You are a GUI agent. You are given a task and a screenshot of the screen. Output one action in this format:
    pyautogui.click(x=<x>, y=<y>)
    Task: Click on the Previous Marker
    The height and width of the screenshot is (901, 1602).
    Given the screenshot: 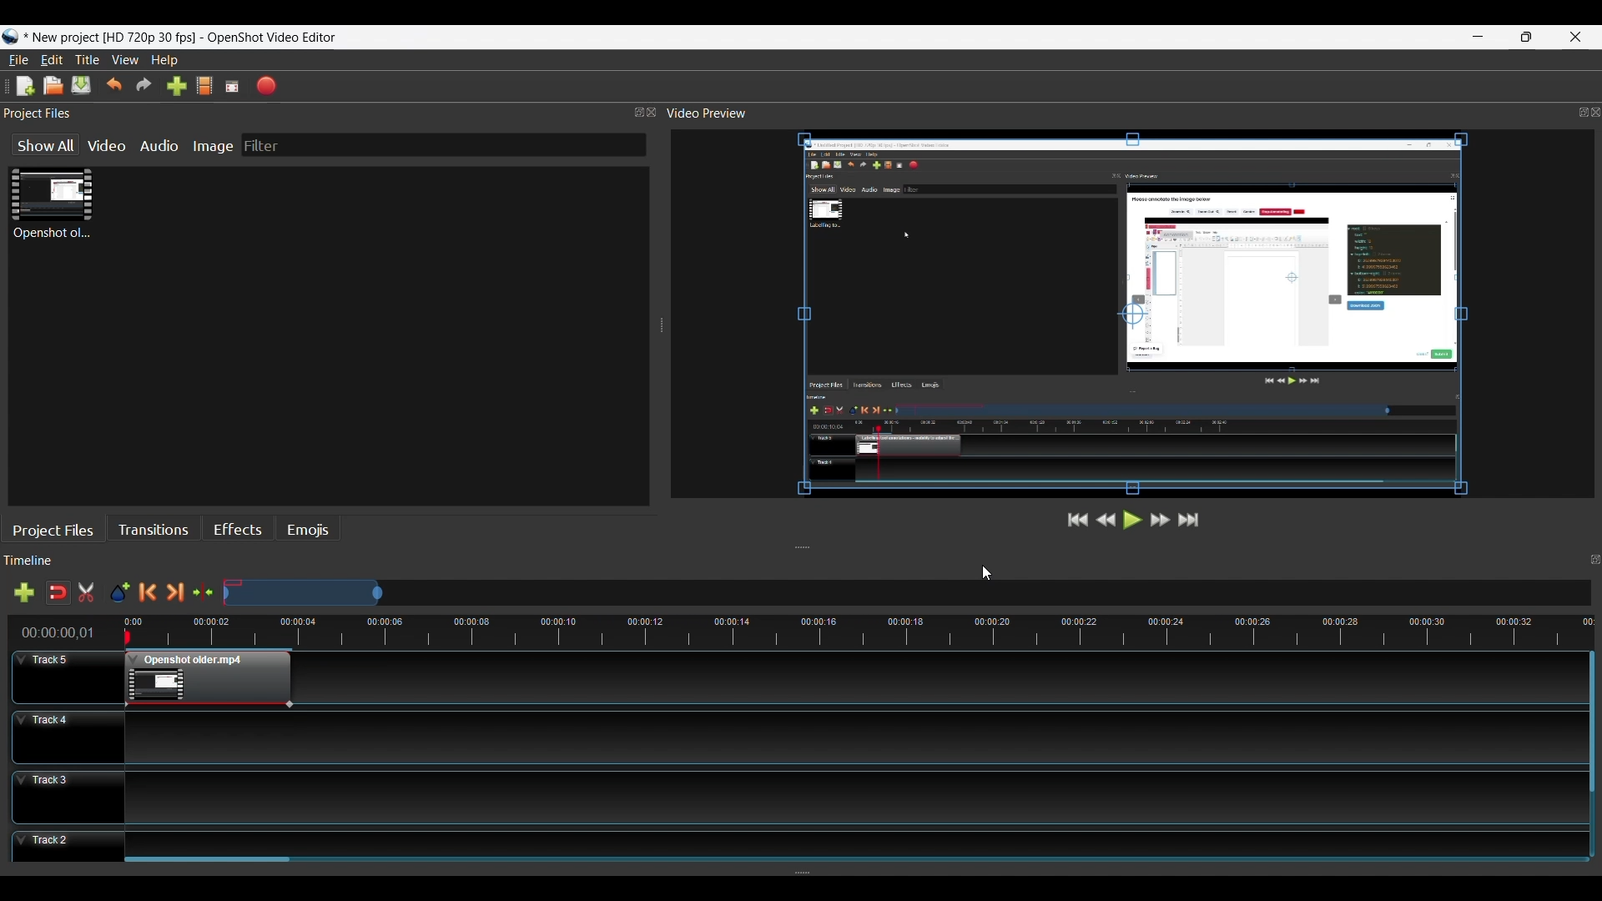 What is the action you would take?
    pyautogui.click(x=148, y=593)
    